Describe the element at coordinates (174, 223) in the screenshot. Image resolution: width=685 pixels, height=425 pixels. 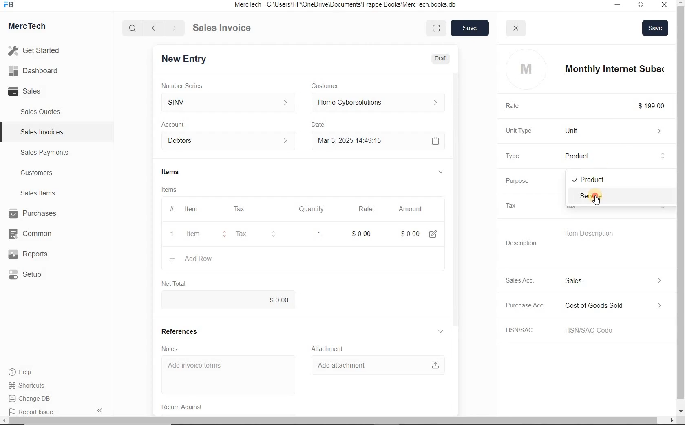
I see `item line number` at that location.